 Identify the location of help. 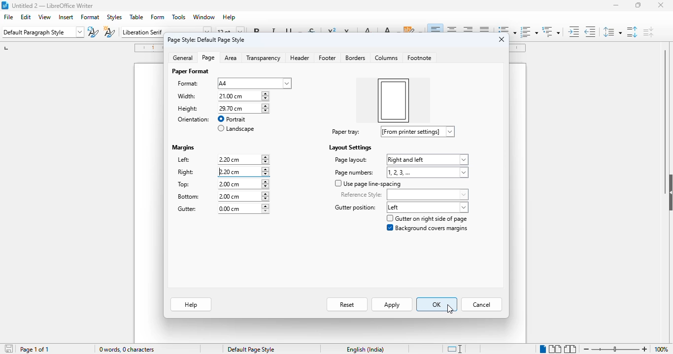
(229, 17).